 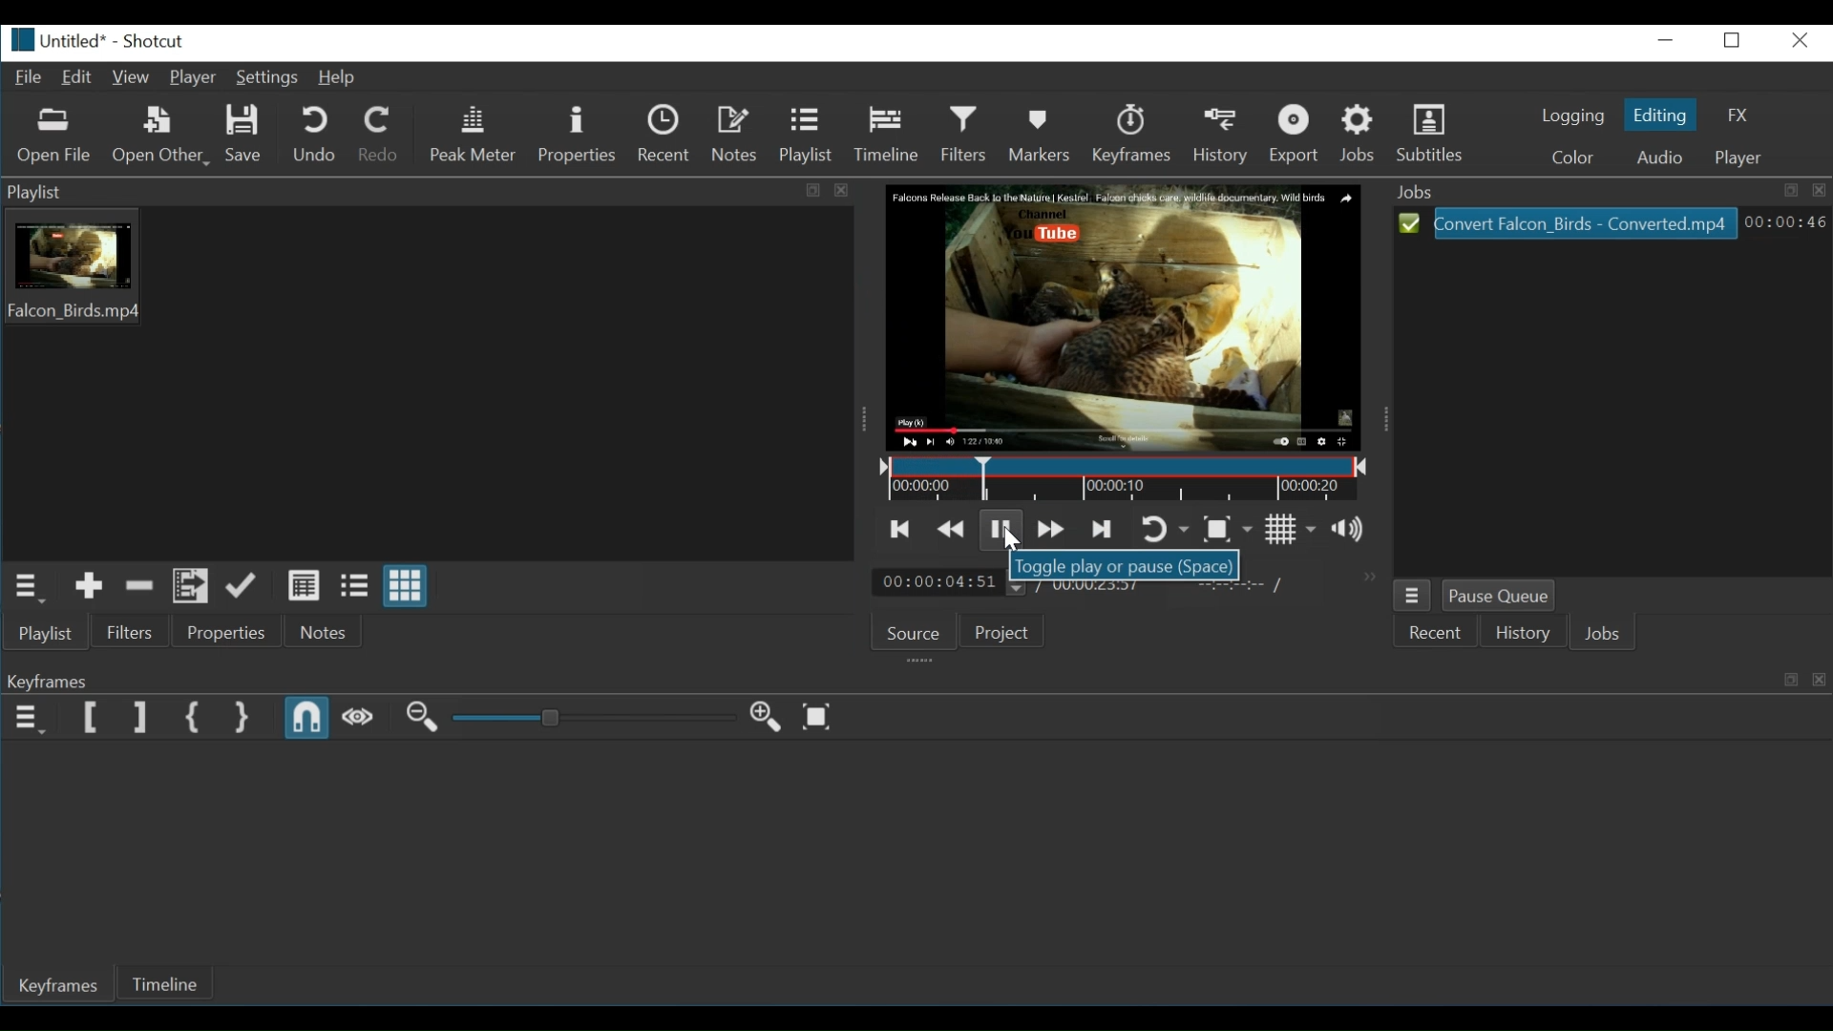 What do you see at coordinates (1430, 132) in the screenshot?
I see `Subtitles` at bounding box center [1430, 132].